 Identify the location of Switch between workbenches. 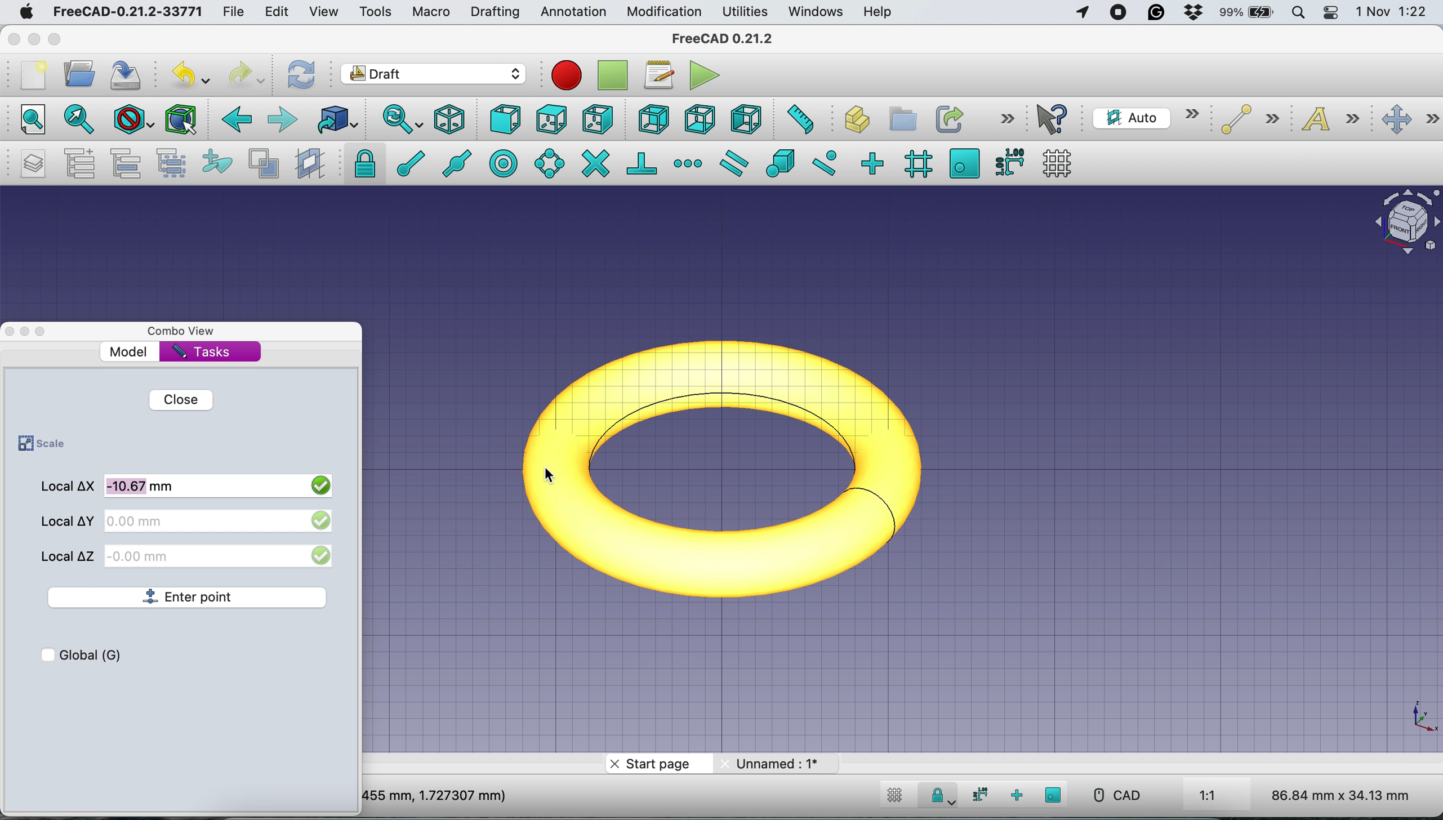
(433, 75).